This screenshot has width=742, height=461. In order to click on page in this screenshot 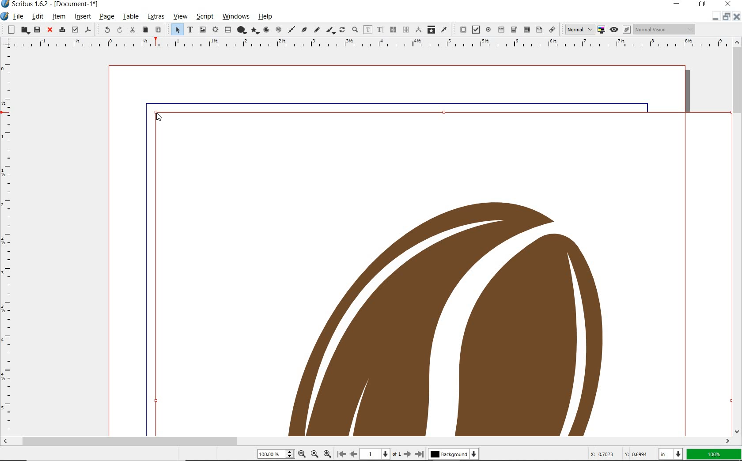, I will do `click(106, 17)`.